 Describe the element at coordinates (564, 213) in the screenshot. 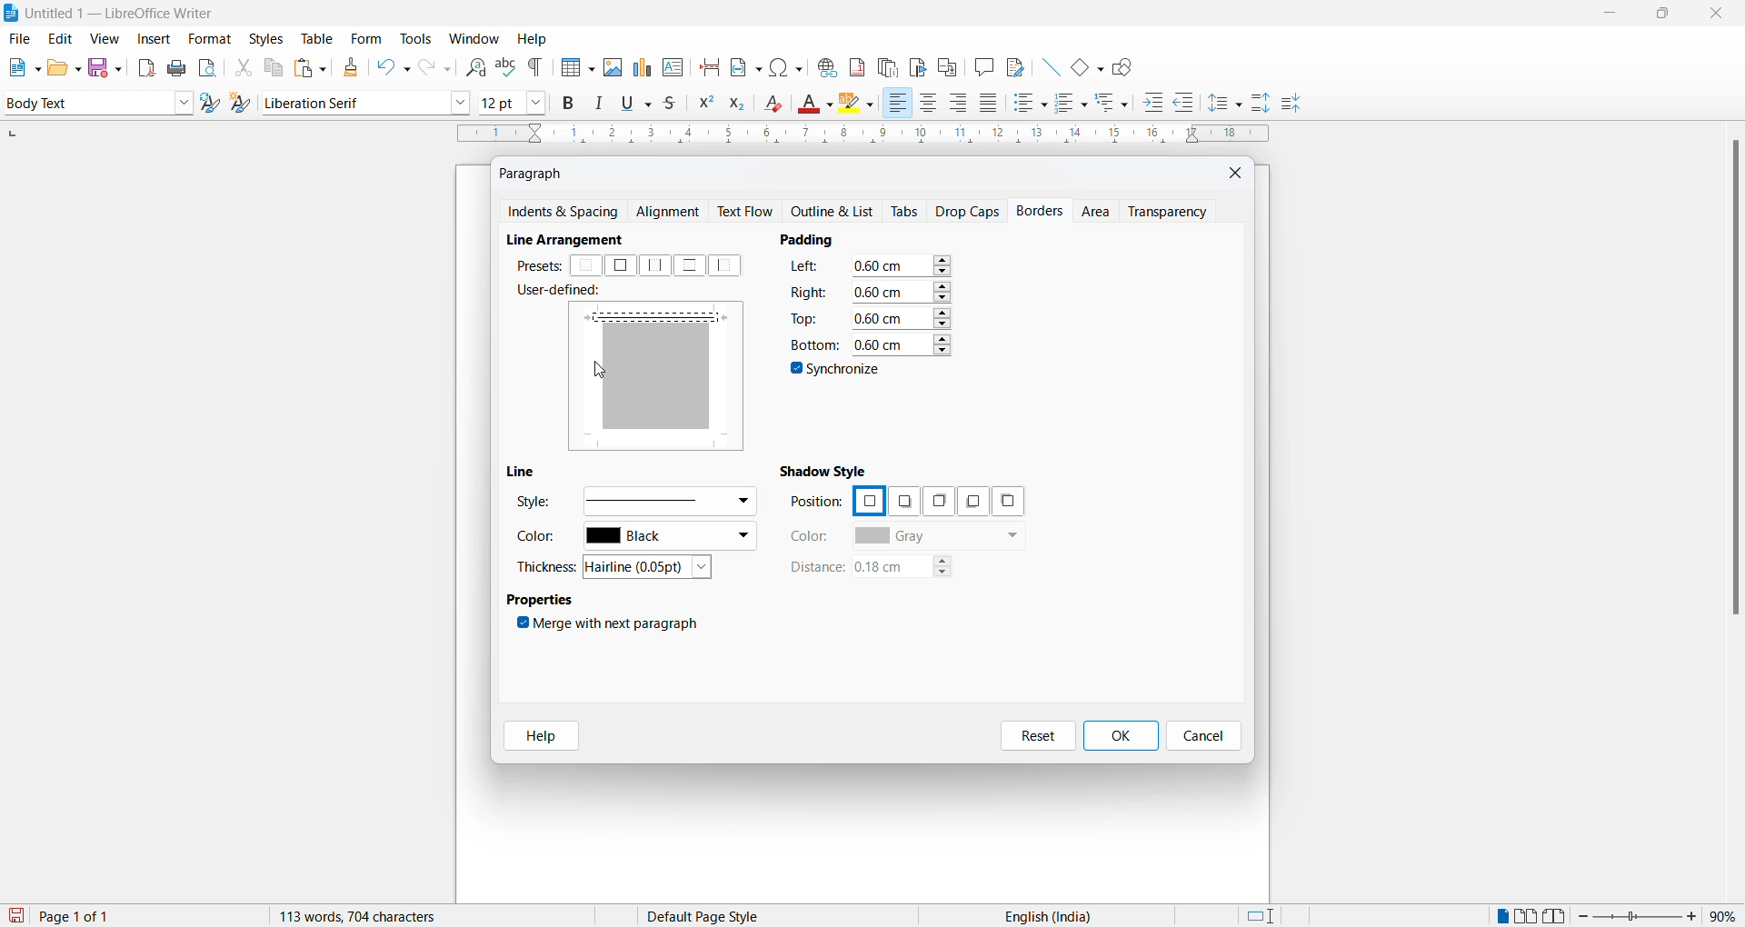

I see `indent and spacing` at that location.